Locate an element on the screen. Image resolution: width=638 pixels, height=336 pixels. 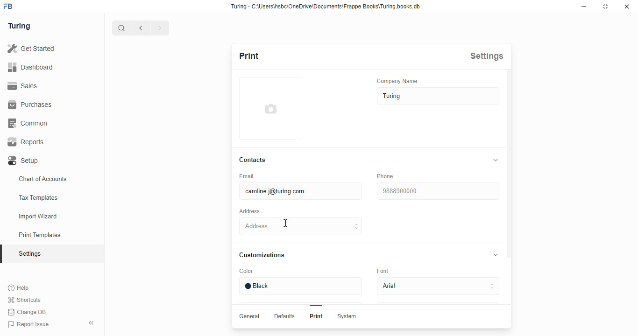
chart of accounts is located at coordinates (43, 179).